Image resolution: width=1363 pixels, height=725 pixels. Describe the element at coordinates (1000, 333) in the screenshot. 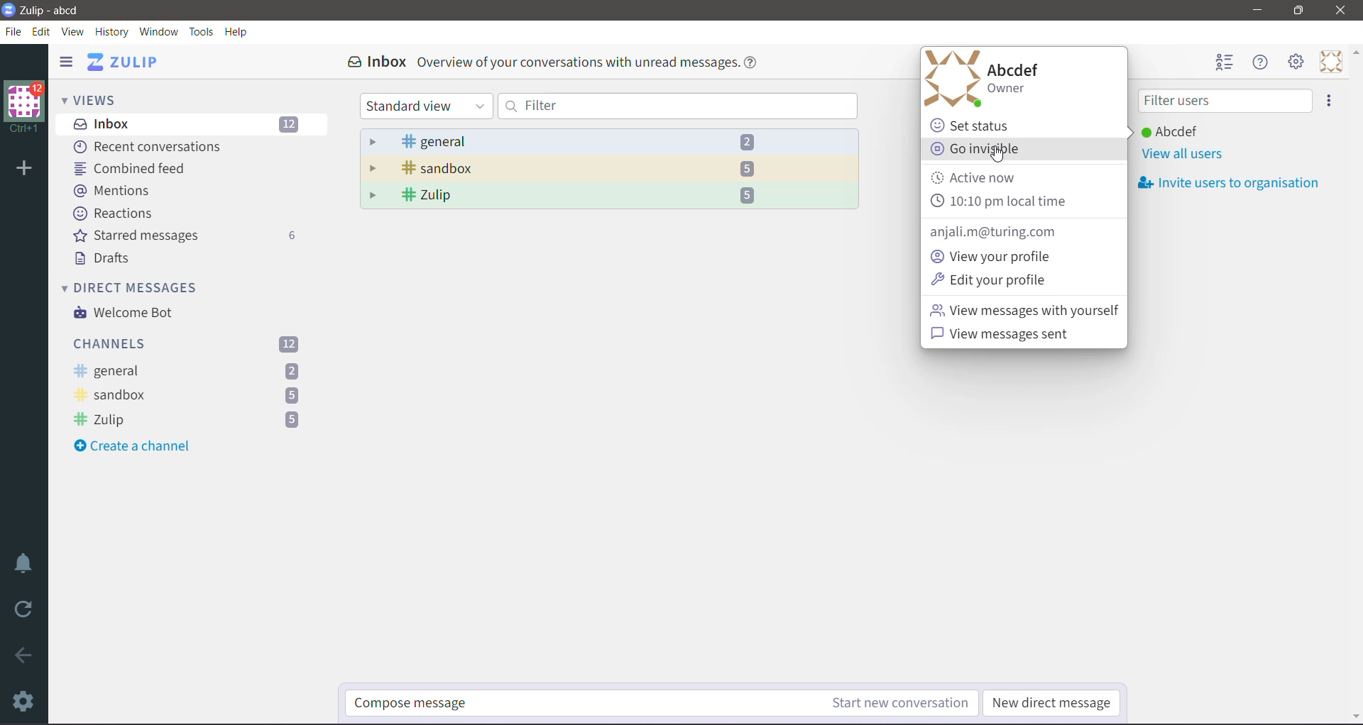

I see `View messages sent` at that location.